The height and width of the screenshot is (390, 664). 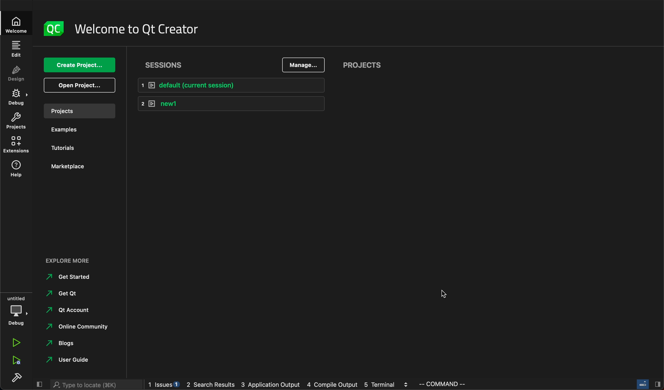 What do you see at coordinates (16, 342) in the screenshot?
I see `run` at bounding box center [16, 342].